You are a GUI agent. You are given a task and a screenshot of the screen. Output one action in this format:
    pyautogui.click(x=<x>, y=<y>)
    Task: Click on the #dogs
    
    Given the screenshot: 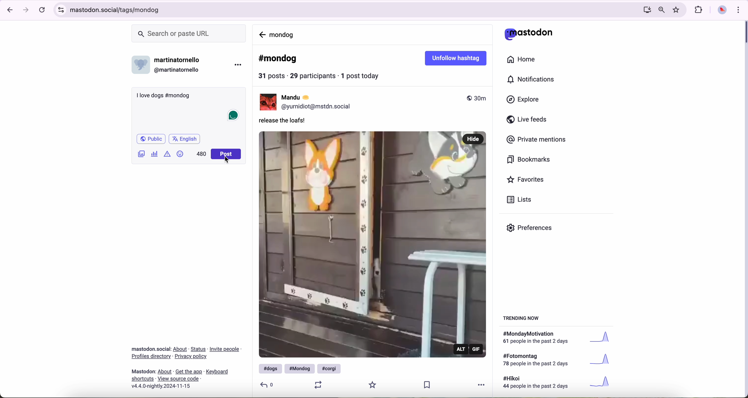 What is the action you would take?
    pyautogui.click(x=269, y=368)
    